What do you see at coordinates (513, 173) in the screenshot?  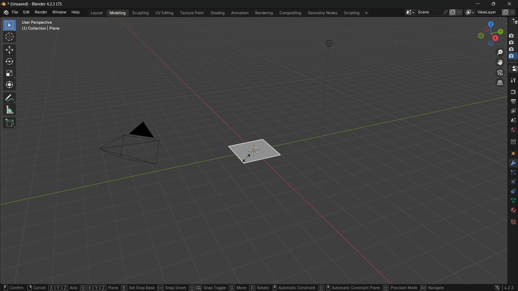 I see `particles` at bounding box center [513, 173].